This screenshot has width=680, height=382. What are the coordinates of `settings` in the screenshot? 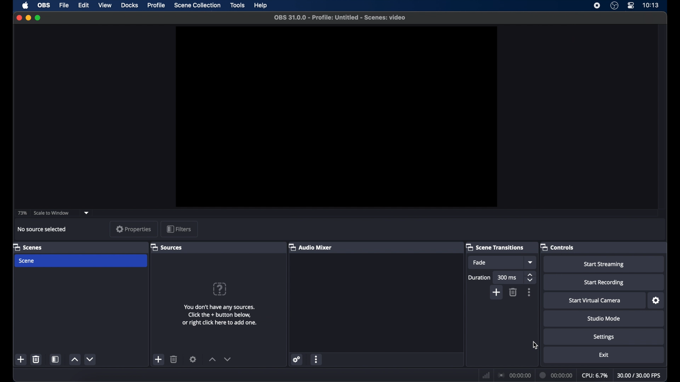 It's located at (297, 359).